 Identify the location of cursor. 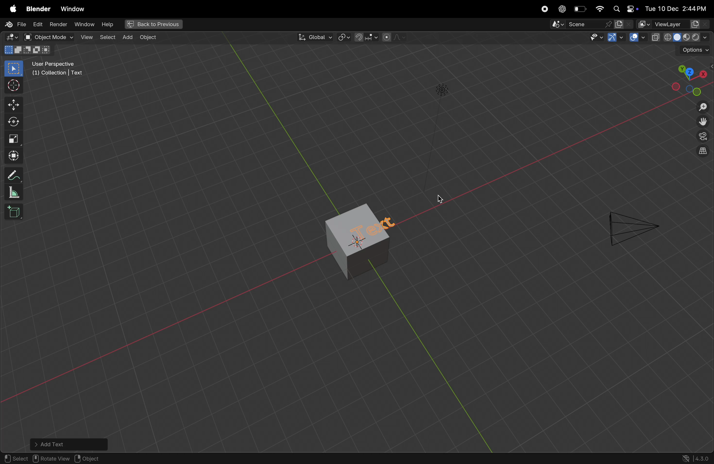
(439, 198).